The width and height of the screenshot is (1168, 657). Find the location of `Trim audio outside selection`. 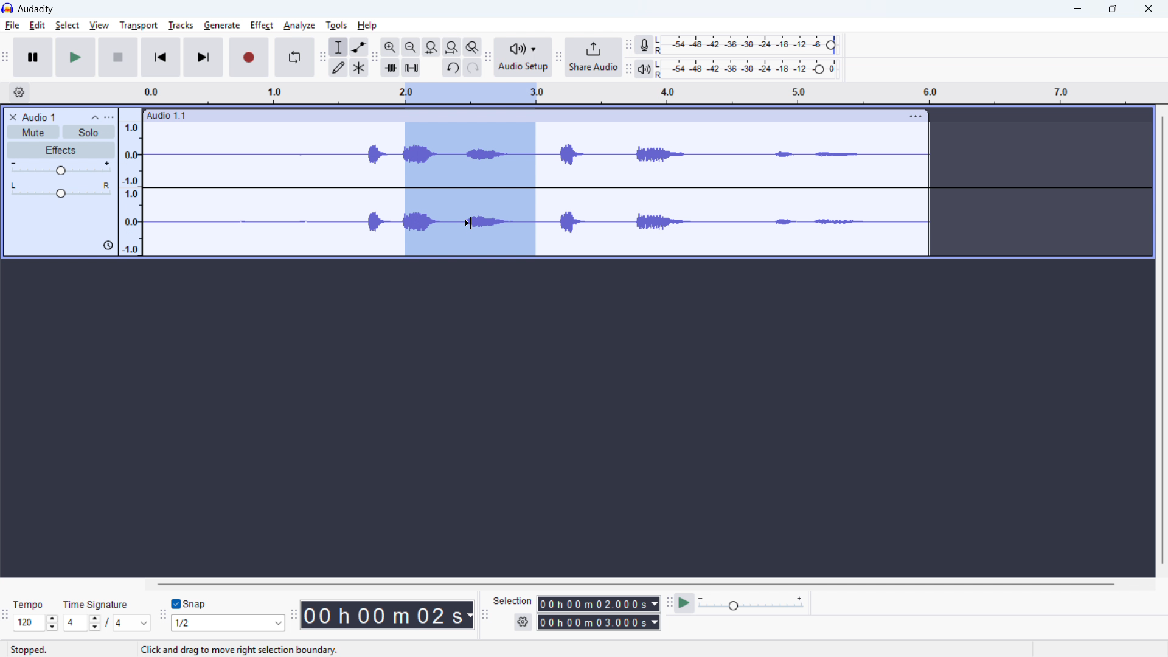

Trim audio outside selection is located at coordinates (391, 68).